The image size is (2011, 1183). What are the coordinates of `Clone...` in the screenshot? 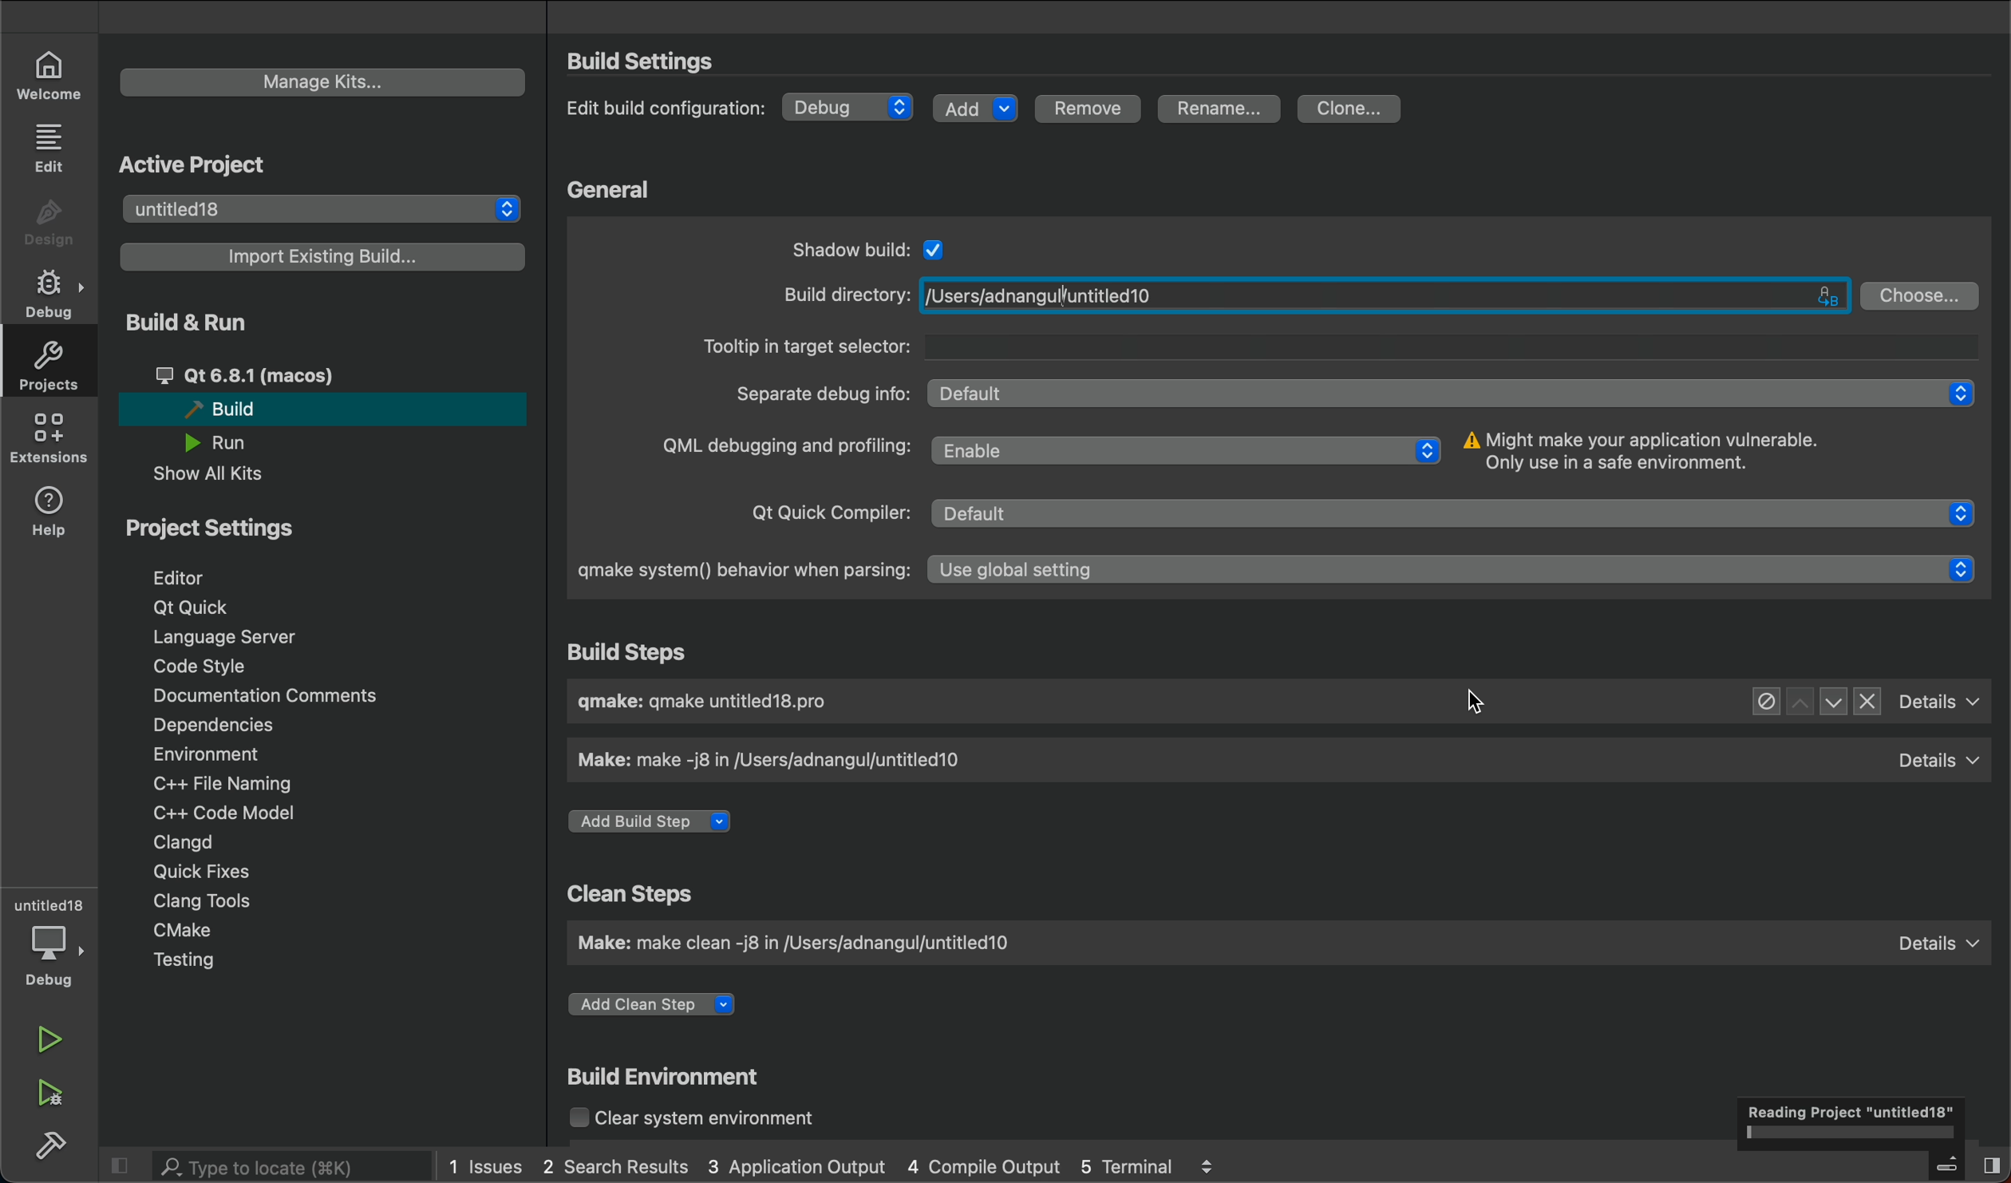 It's located at (1350, 106).